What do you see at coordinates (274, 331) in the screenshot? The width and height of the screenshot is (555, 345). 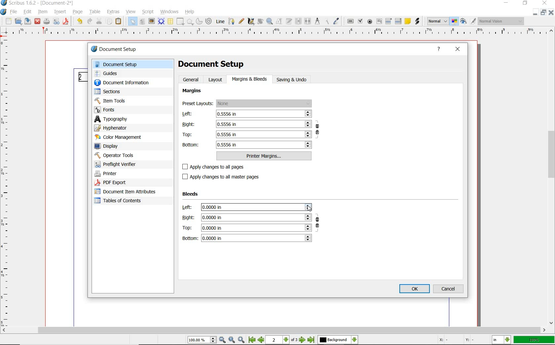 I see `scroll bar` at bounding box center [274, 331].